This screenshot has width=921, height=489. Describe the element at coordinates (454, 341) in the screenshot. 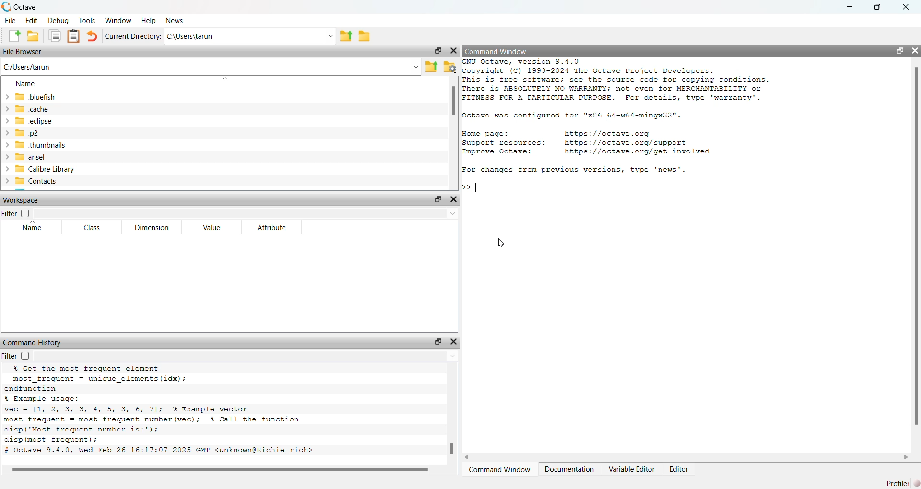

I see `Hide Widget` at that location.